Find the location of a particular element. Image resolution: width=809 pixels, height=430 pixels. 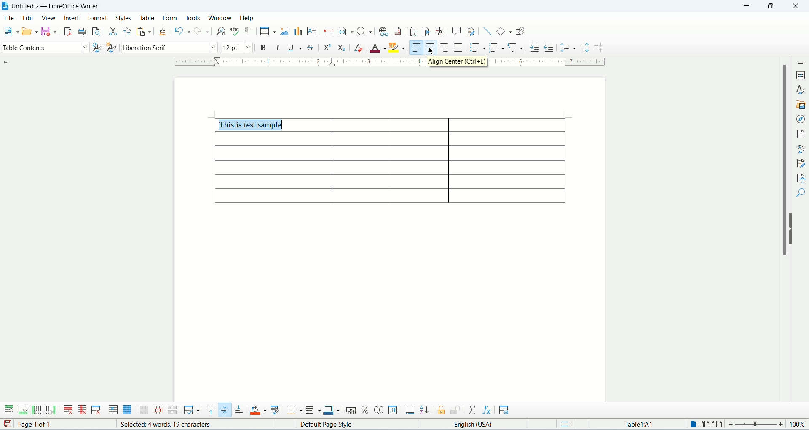

align right is located at coordinates (446, 47).